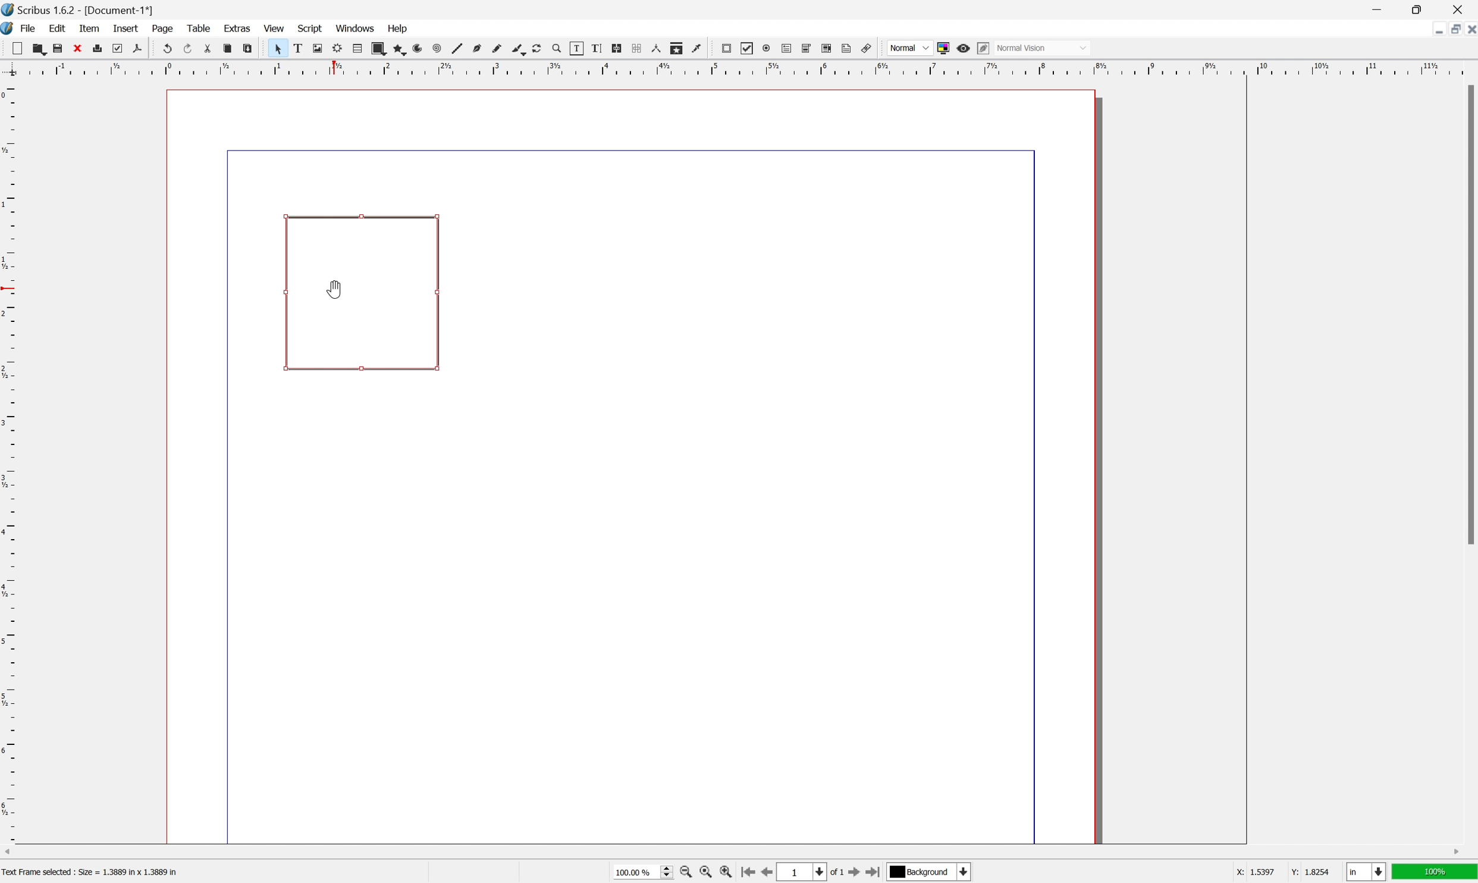 The image size is (1478, 883). Describe the element at coordinates (58, 49) in the screenshot. I see `save` at that location.